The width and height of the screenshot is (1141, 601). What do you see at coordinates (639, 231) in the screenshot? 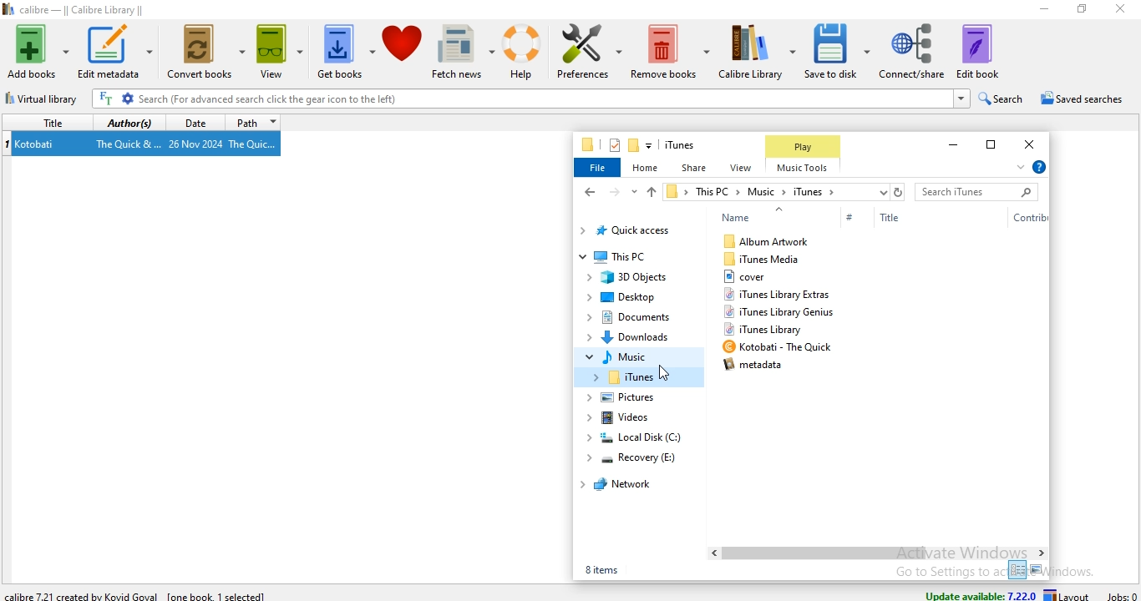
I see `quick access` at bounding box center [639, 231].